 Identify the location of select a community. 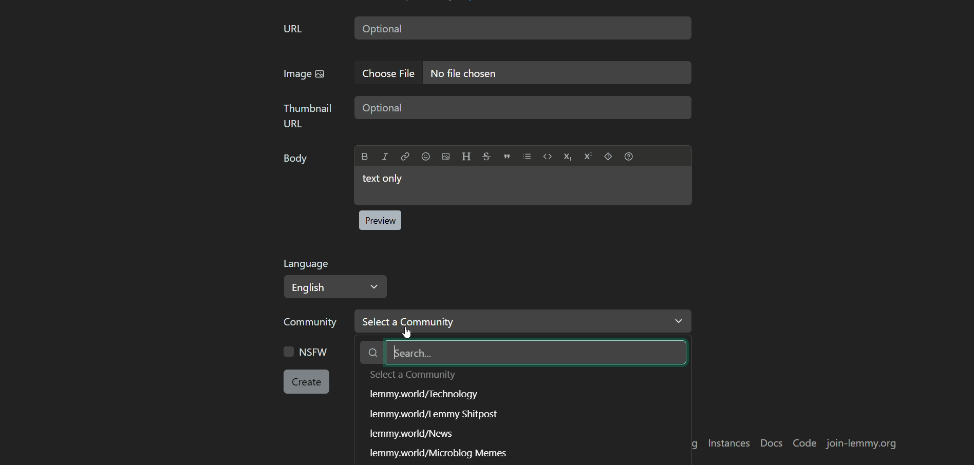
(576, 321).